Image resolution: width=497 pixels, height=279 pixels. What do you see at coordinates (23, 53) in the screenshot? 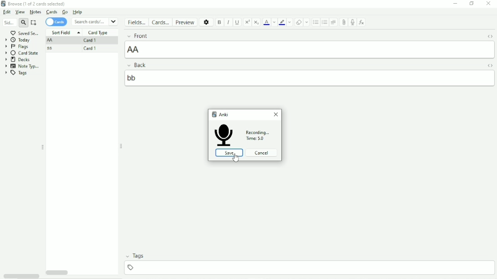
I see `Card State` at bounding box center [23, 53].